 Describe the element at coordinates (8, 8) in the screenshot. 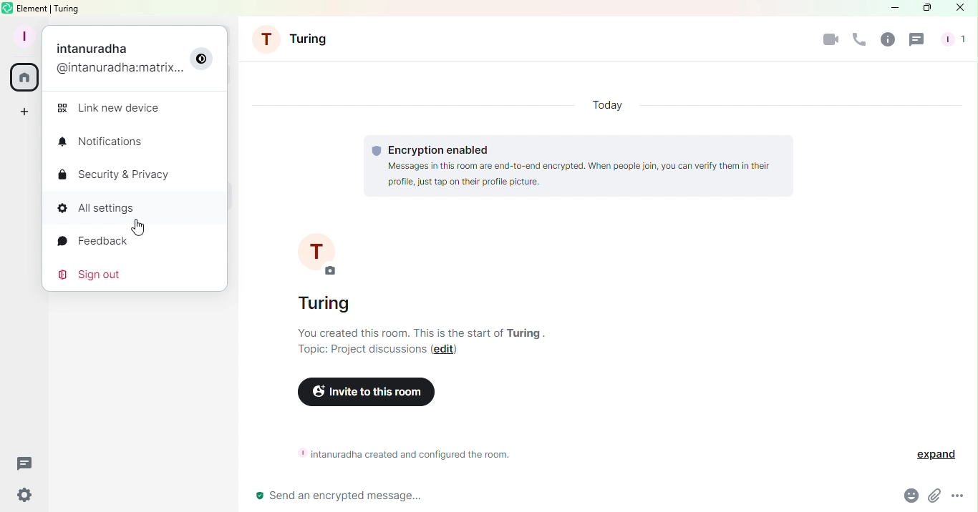

I see `element logo` at that location.